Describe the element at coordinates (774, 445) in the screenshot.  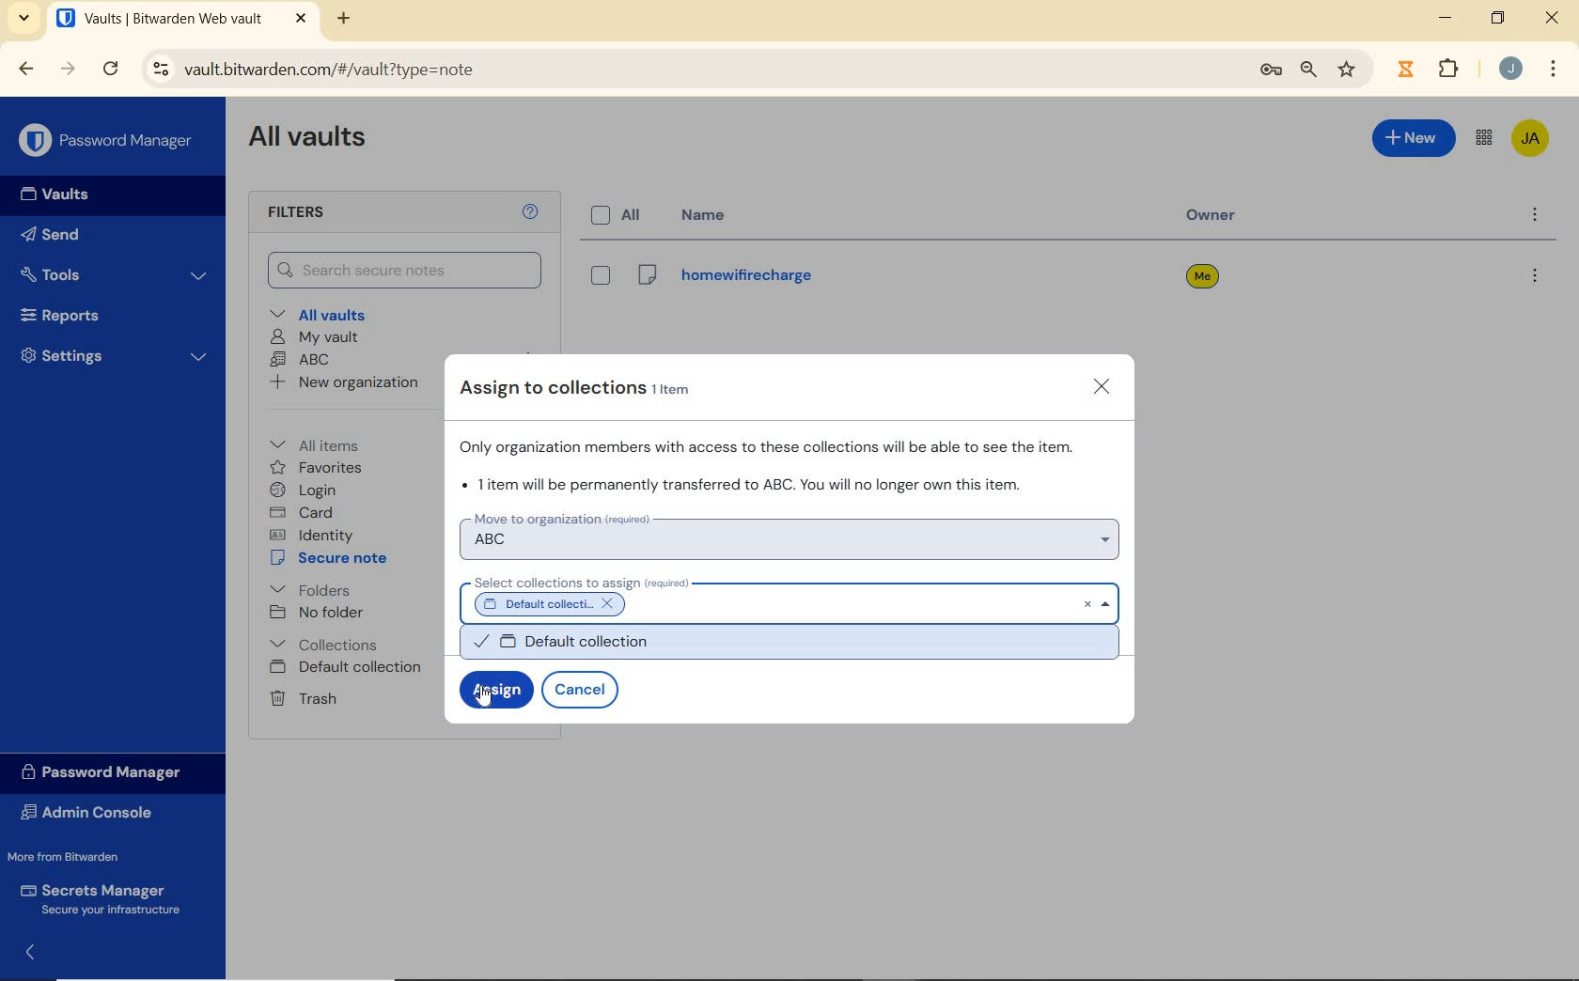
I see `Organization members will access these collections` at that location.